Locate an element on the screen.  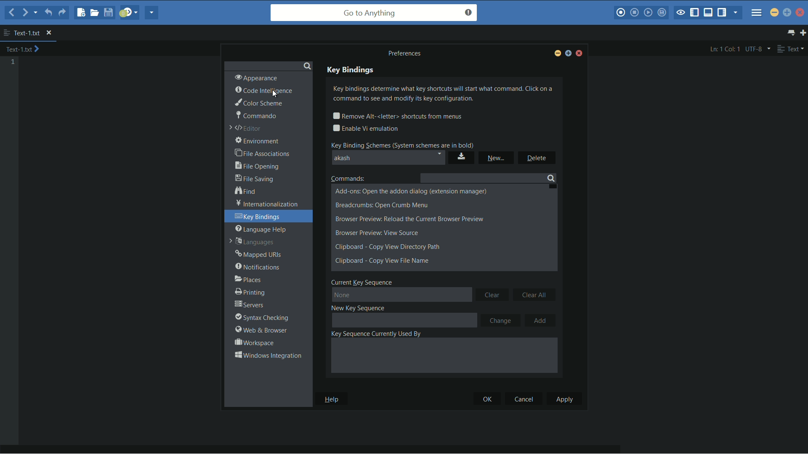
new tab is located at coordinates (803, 32).